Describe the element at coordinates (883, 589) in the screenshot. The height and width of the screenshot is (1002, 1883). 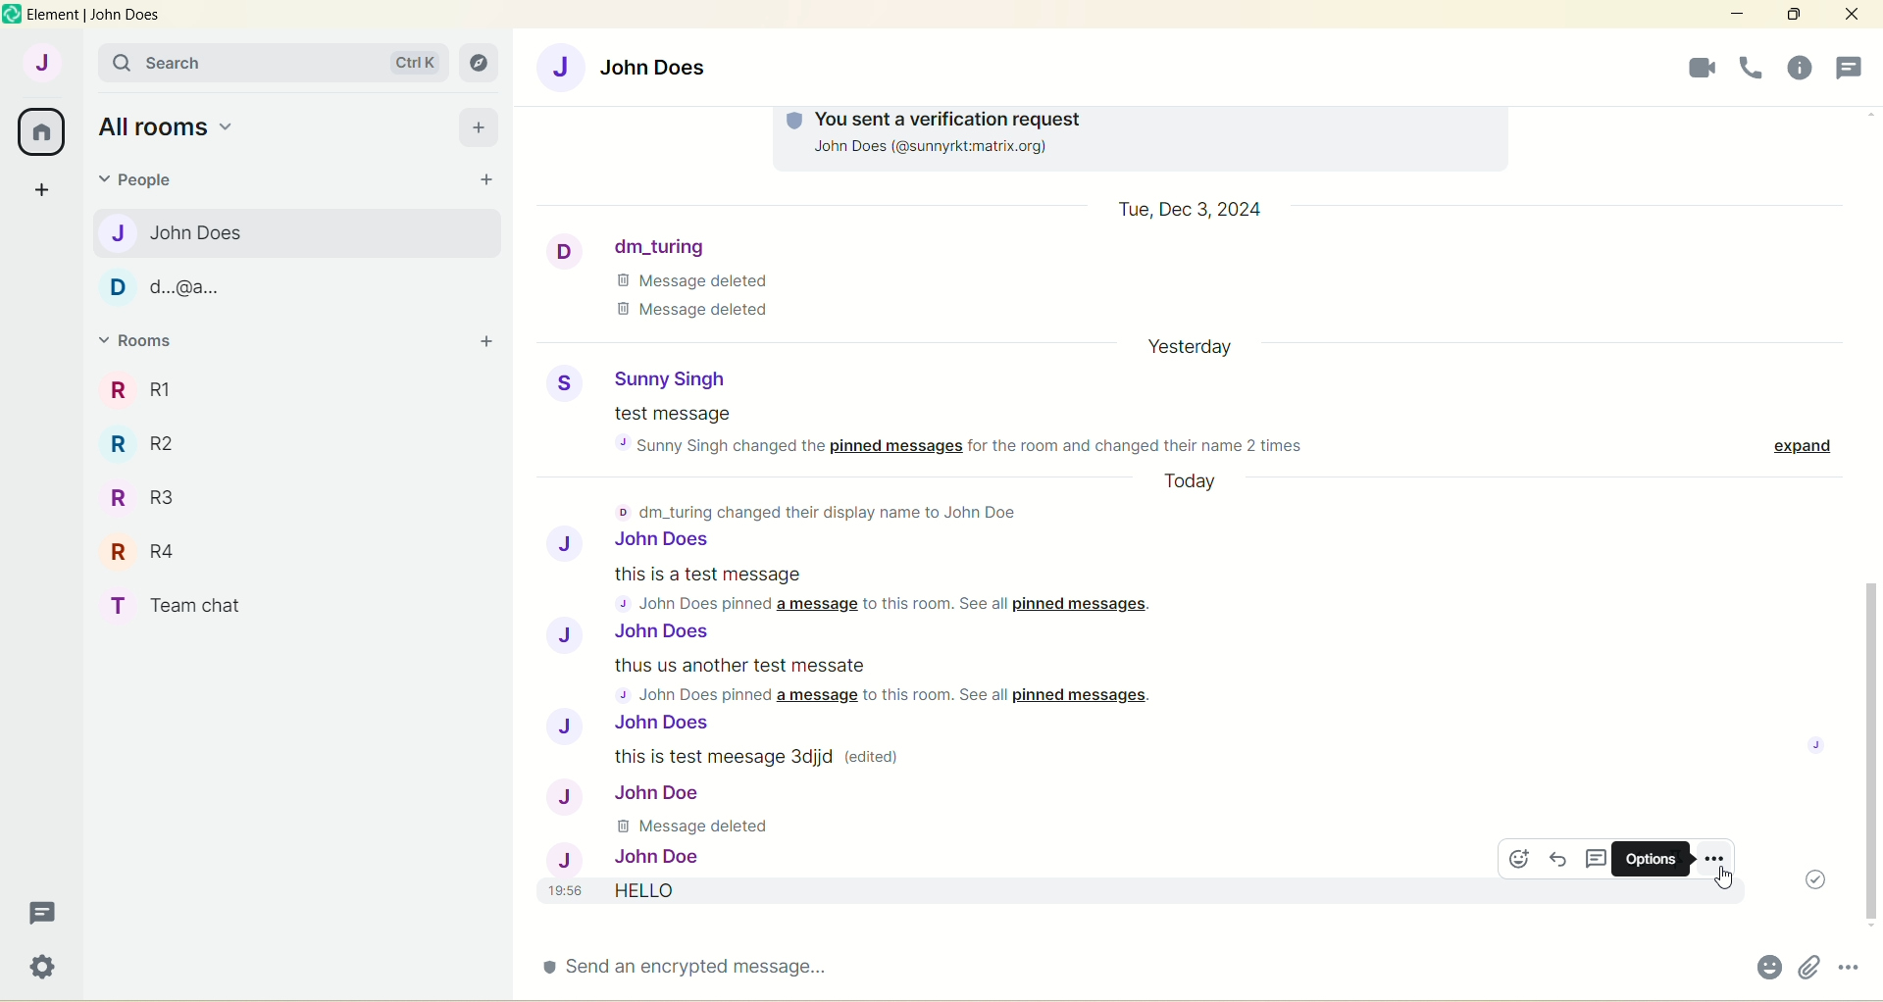
I see `this is a test message
4 John Does pinned a message to this room. See all pinned messages.` at that location.